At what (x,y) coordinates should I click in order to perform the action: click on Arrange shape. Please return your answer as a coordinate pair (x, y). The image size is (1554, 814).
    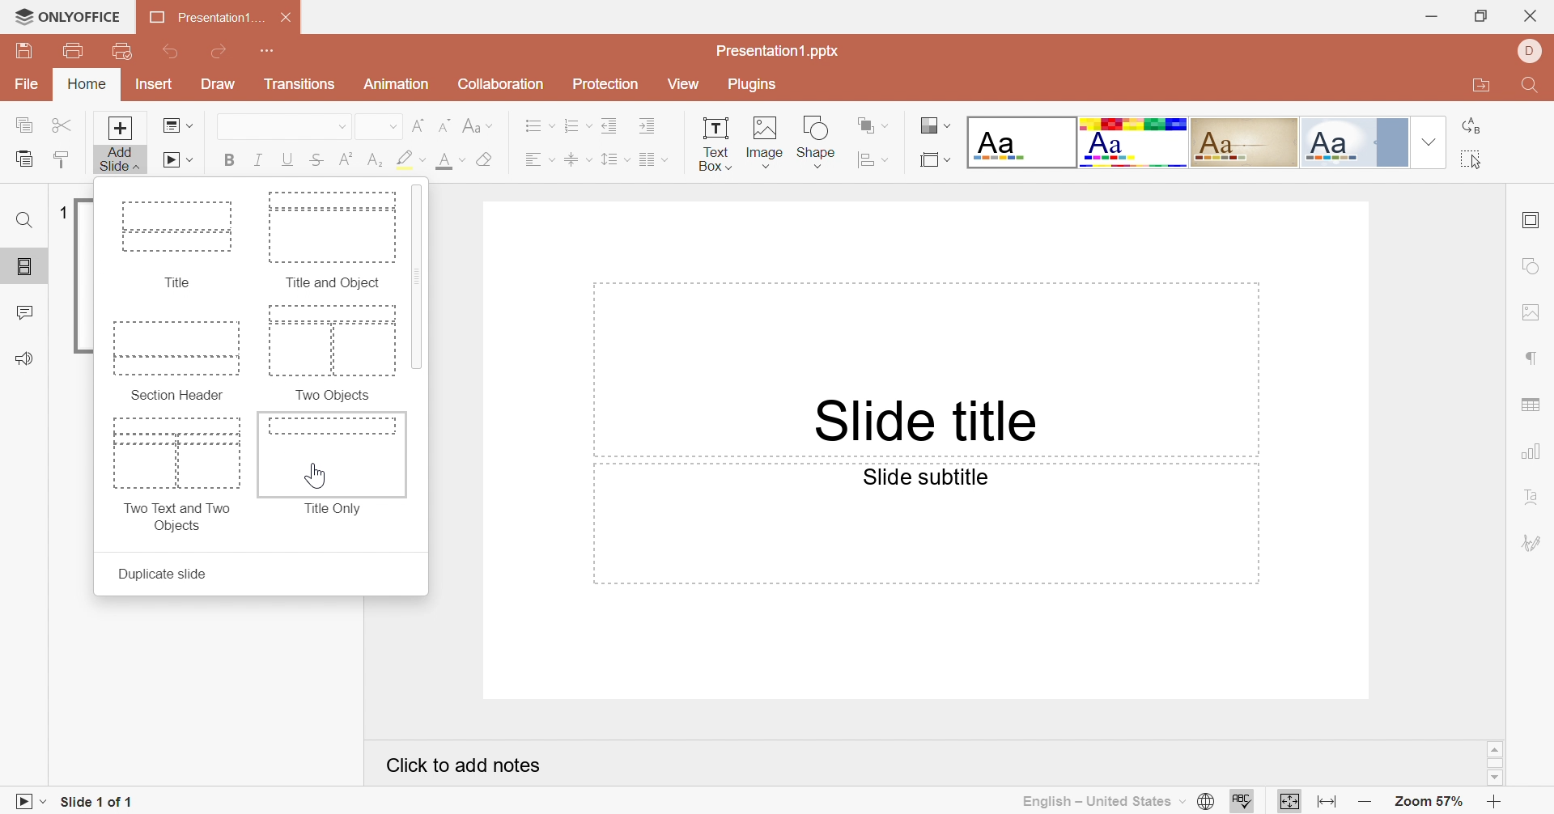
    Looking at the image, I should click on (868, 123).